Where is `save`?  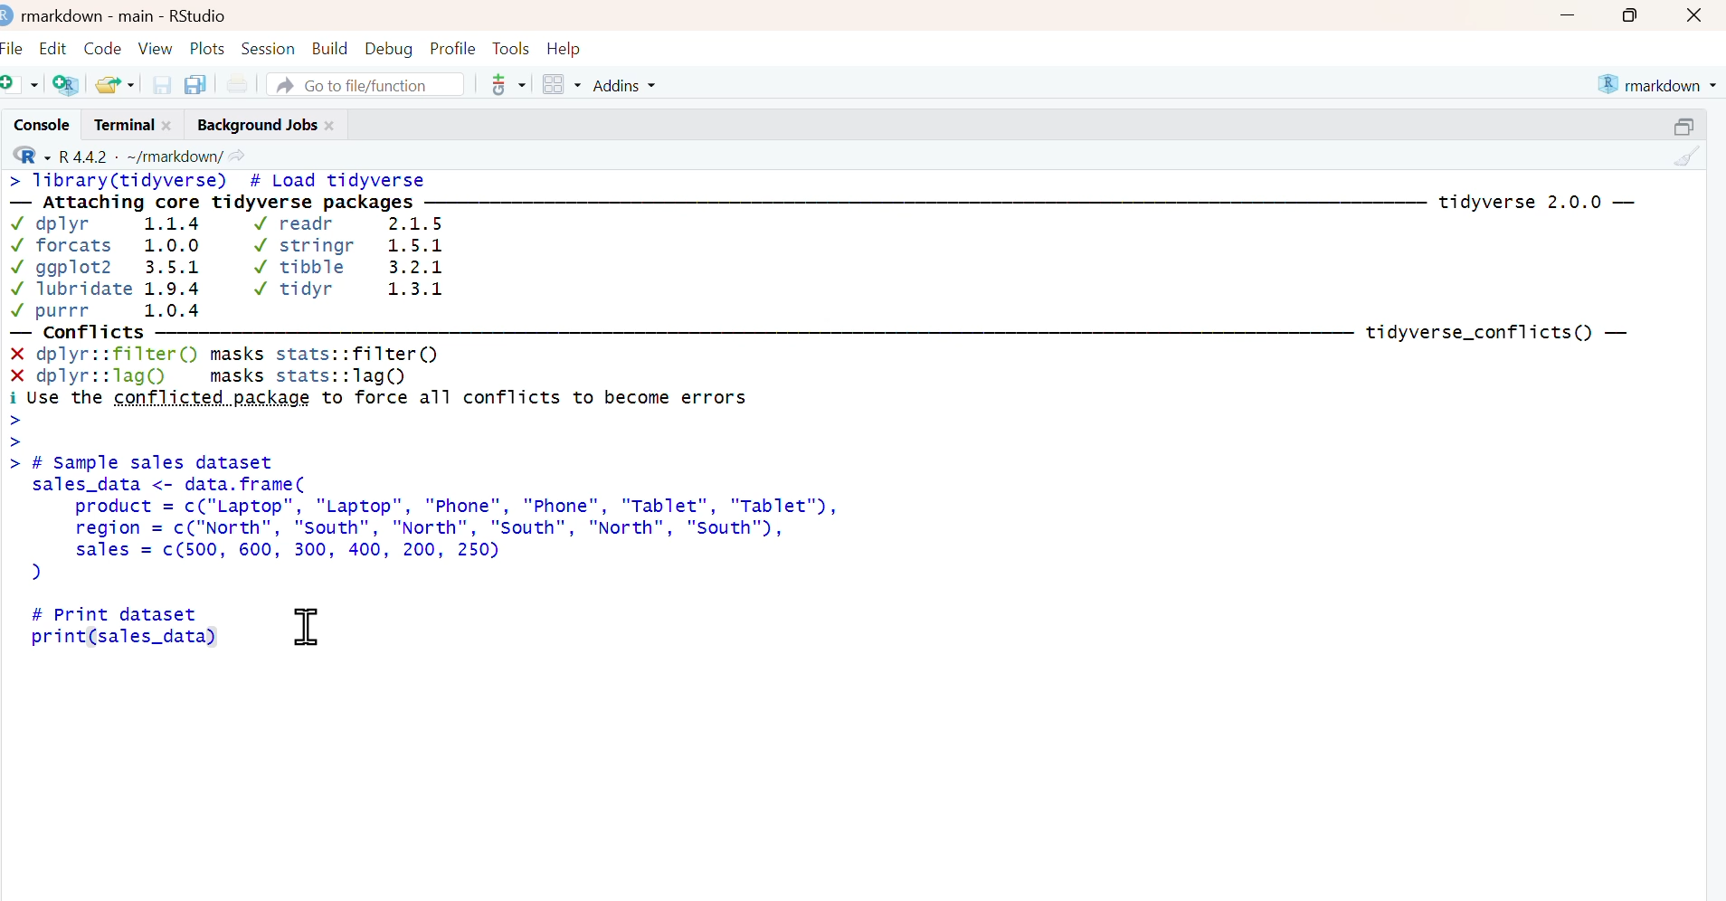 save is located at coordinates (163, 83).